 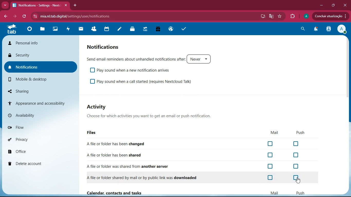 I want to click on activity, so click(x=329, y=29).